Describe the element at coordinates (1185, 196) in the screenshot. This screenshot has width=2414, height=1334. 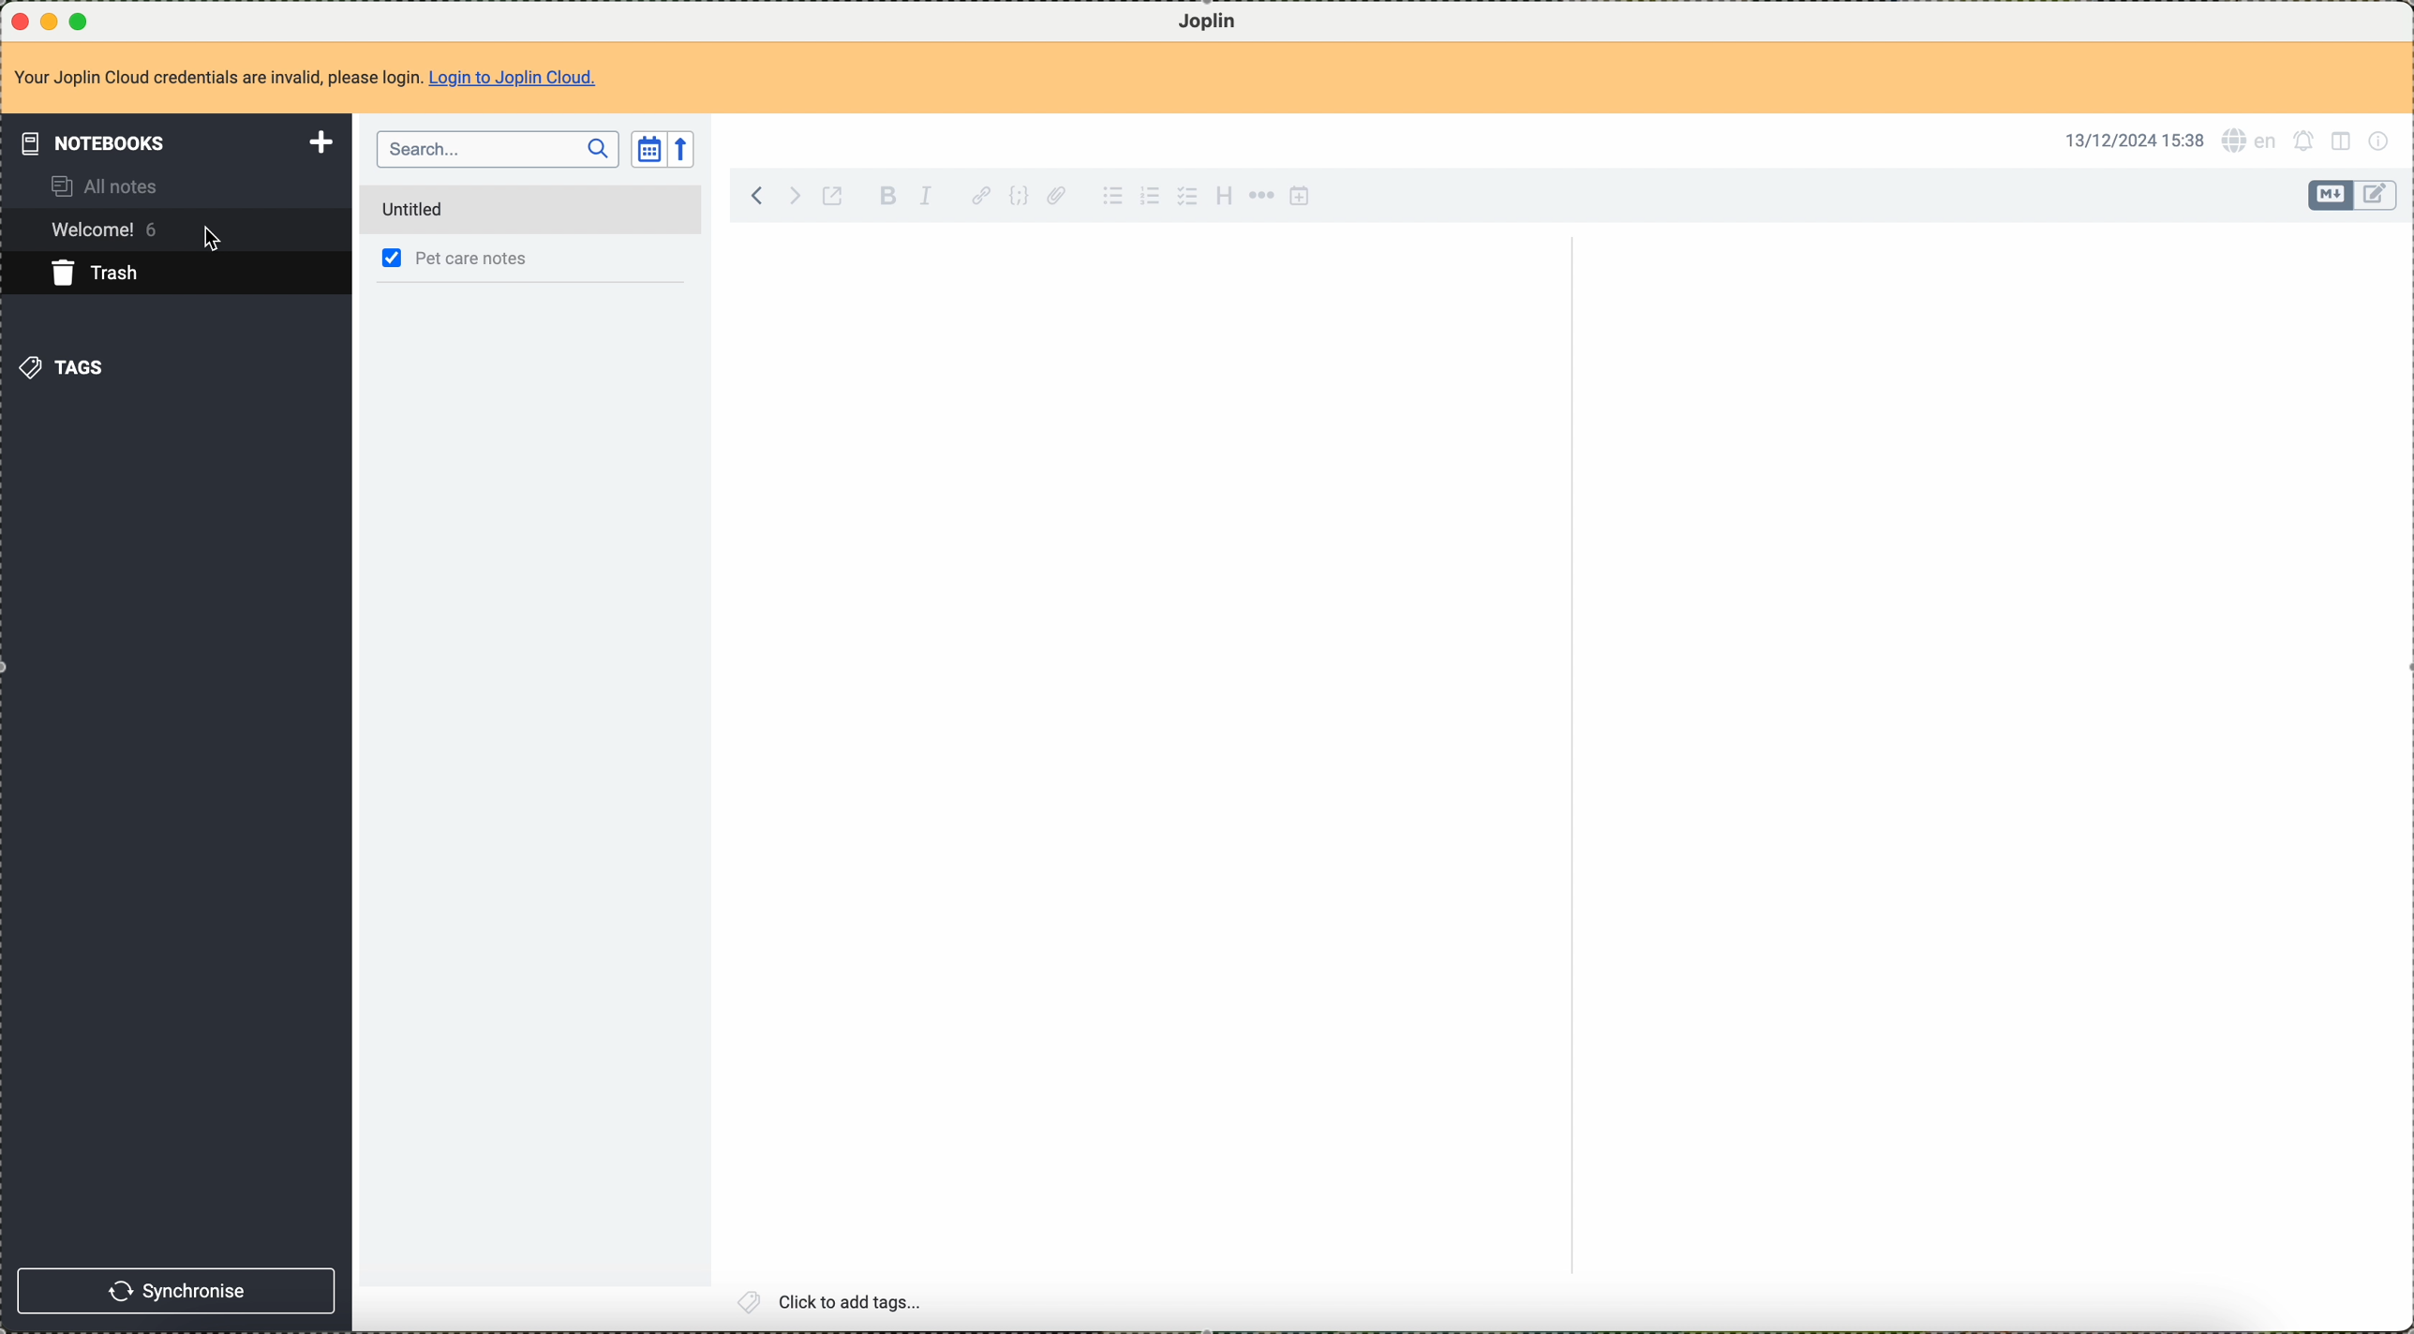
I see `checkbox` at that location.